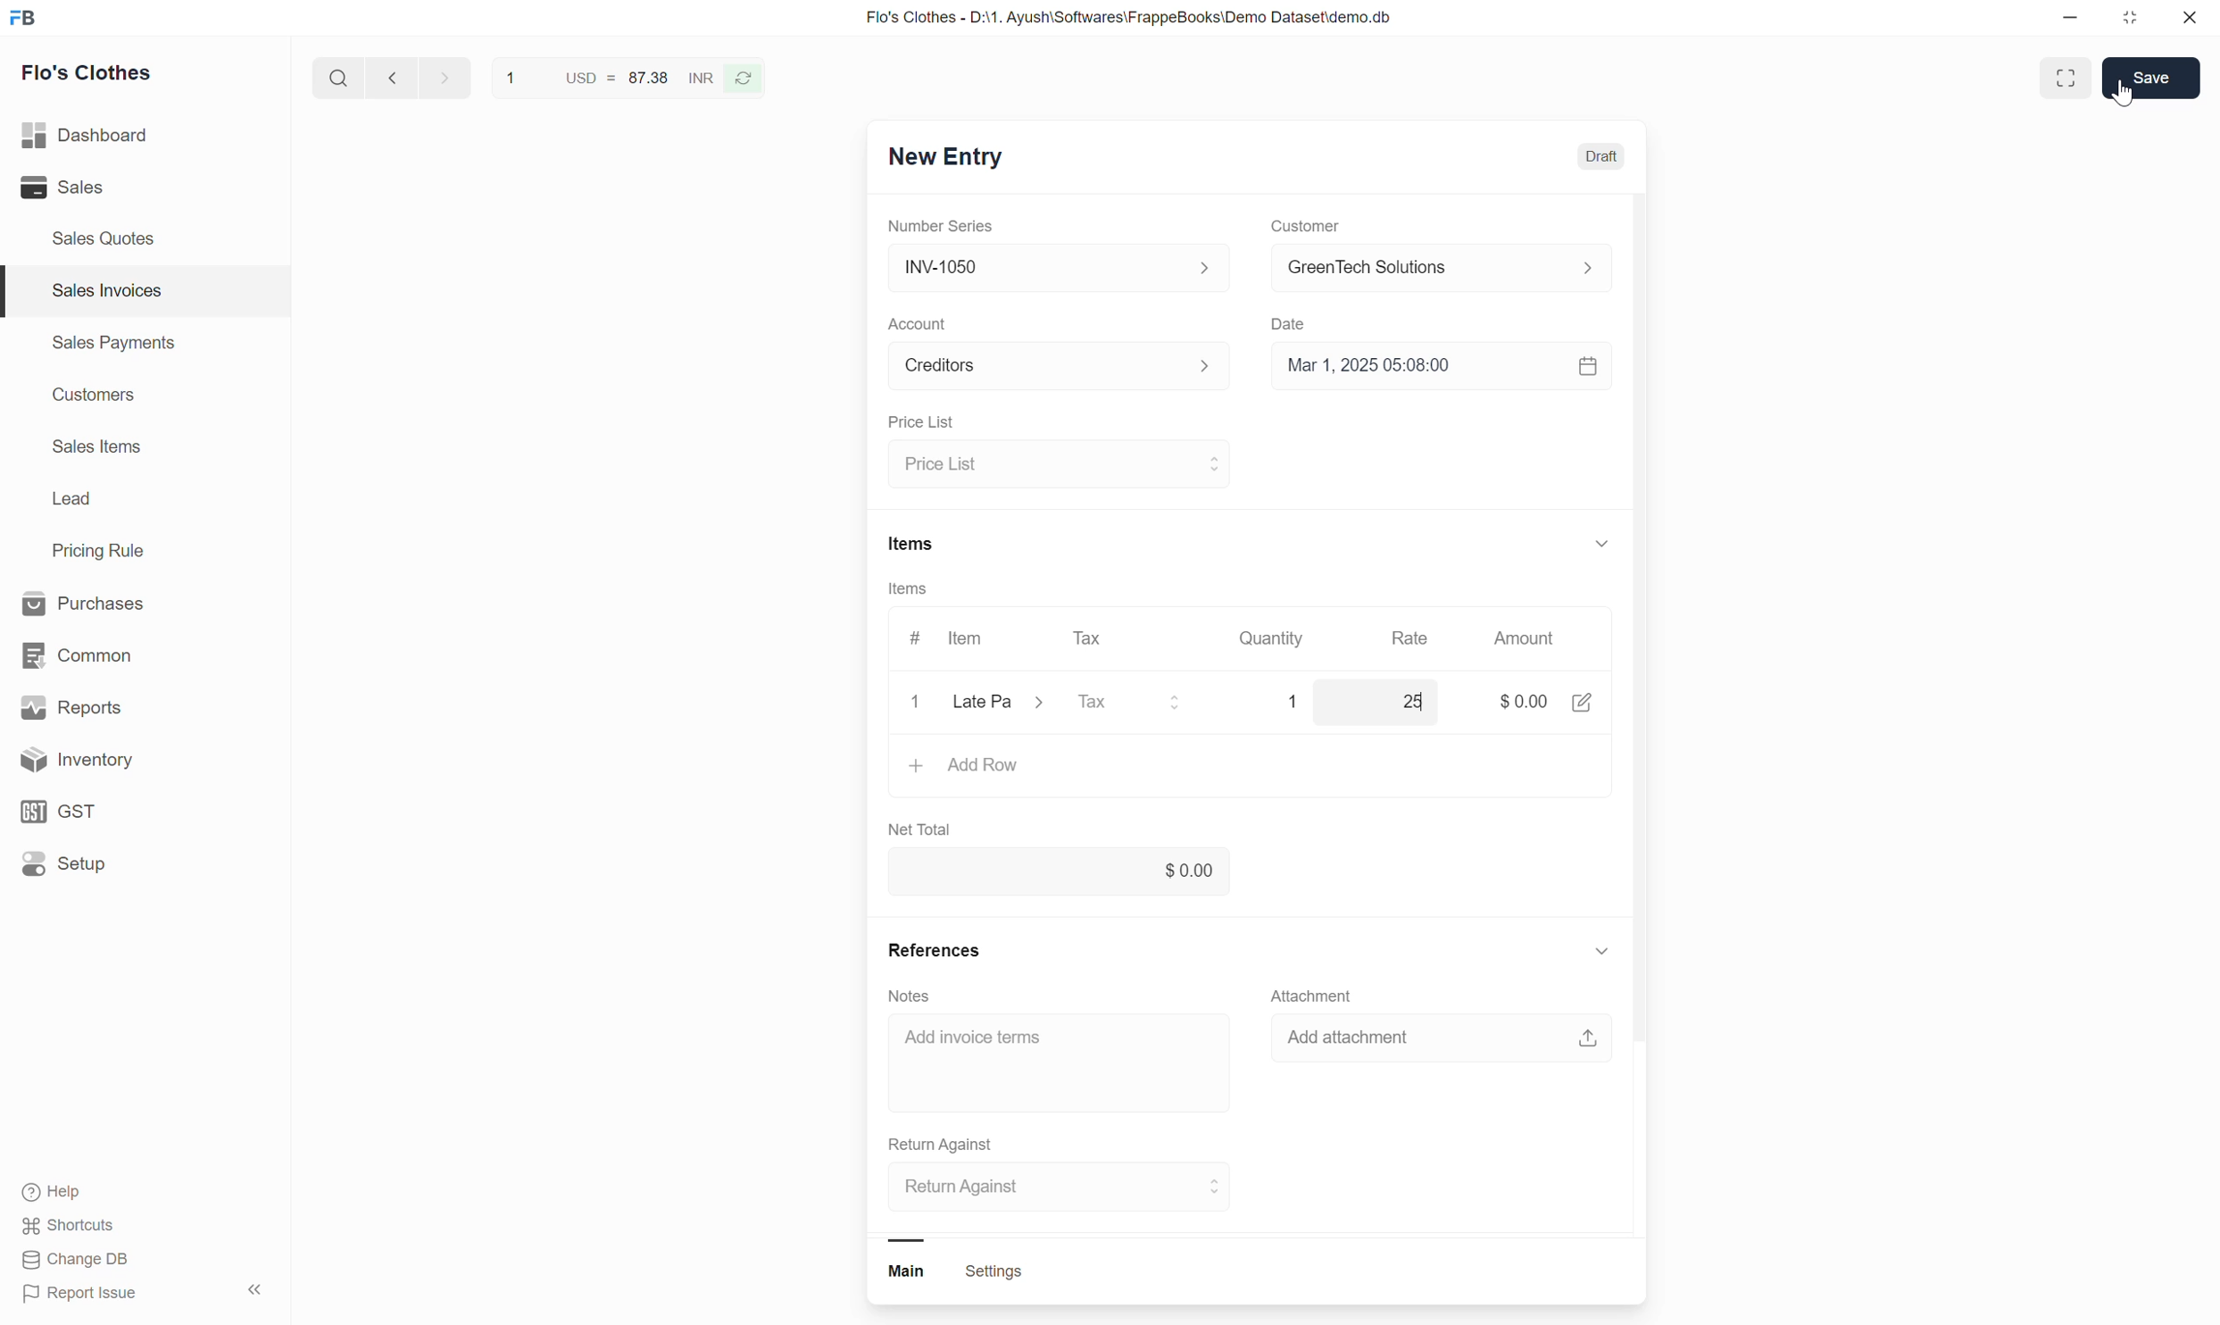 The width and height of the screenshot is (2220, 1325). What do you see at coordinates (1450, 1041) in the screenshot?
I see `add attachment ` at bounding box center [1450, 1041].